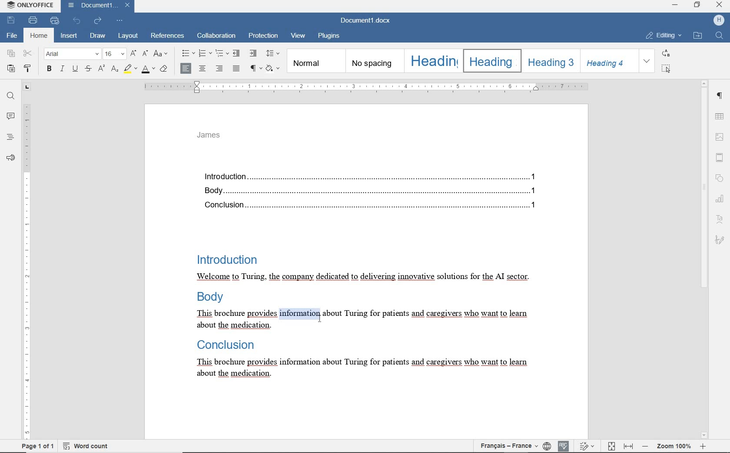  I want to click on CHANGE CASE, so click(161, 54).